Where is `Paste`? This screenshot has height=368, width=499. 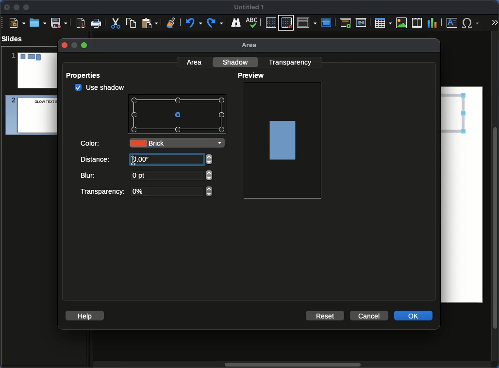
Paste is located at coordinates (150, 22).